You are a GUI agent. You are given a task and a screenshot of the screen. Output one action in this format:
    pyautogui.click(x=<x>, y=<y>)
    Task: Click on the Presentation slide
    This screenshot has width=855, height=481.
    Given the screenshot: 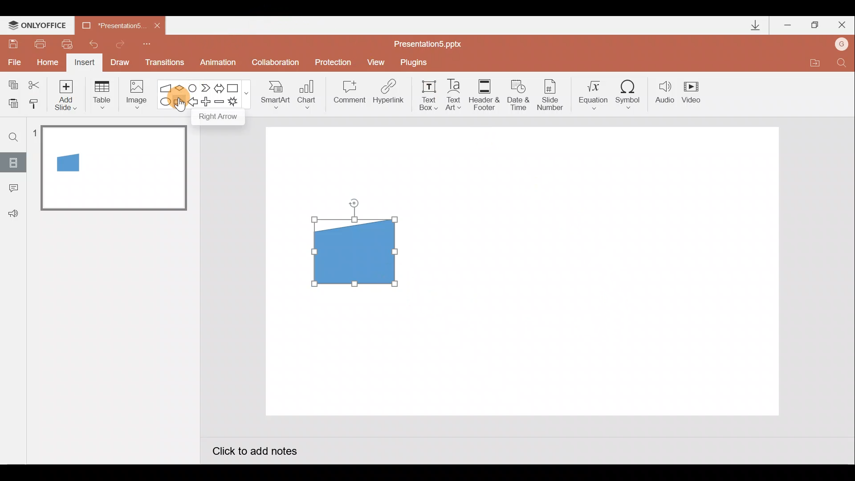 What is the action you would take?
    pyautogui.click(x=609, y=271)
    